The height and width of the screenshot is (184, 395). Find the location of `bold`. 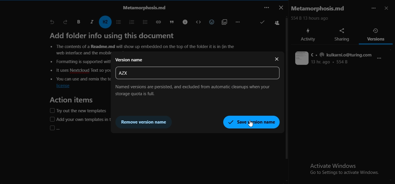

bold is located at coordinates (78, 22).